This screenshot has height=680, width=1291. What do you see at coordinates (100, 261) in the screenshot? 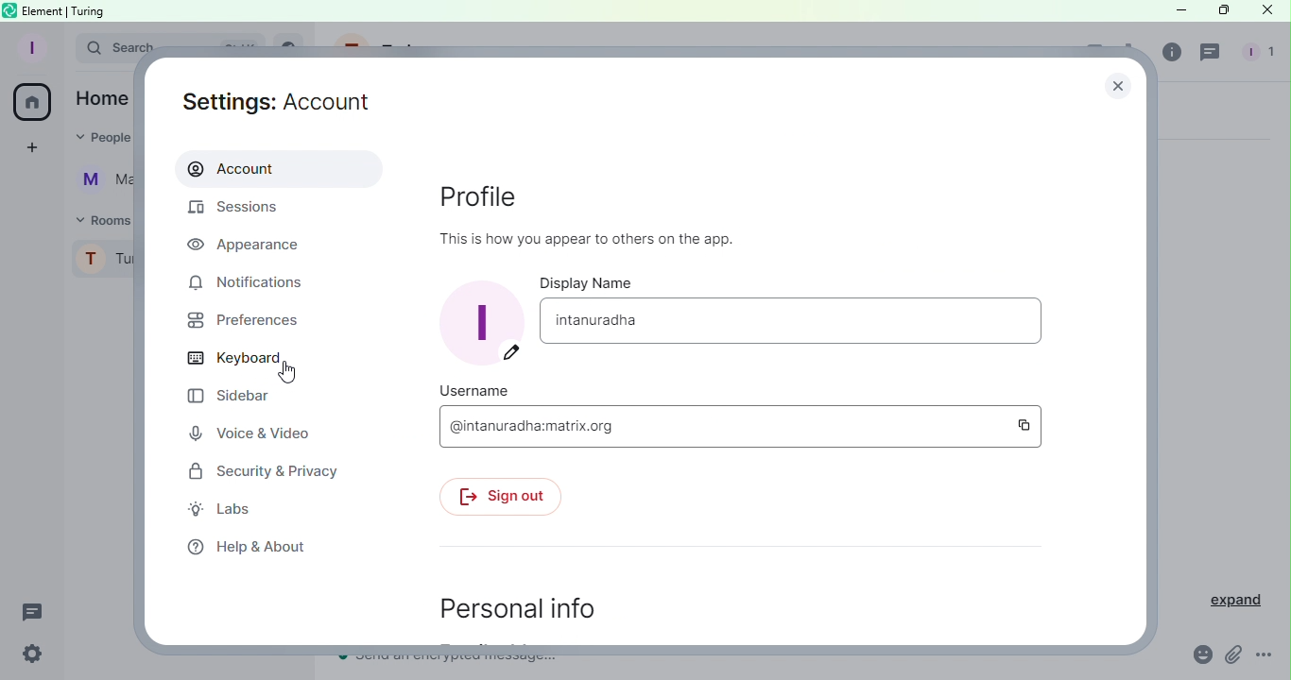
I see `Profile` at bounding box center [100, 261].